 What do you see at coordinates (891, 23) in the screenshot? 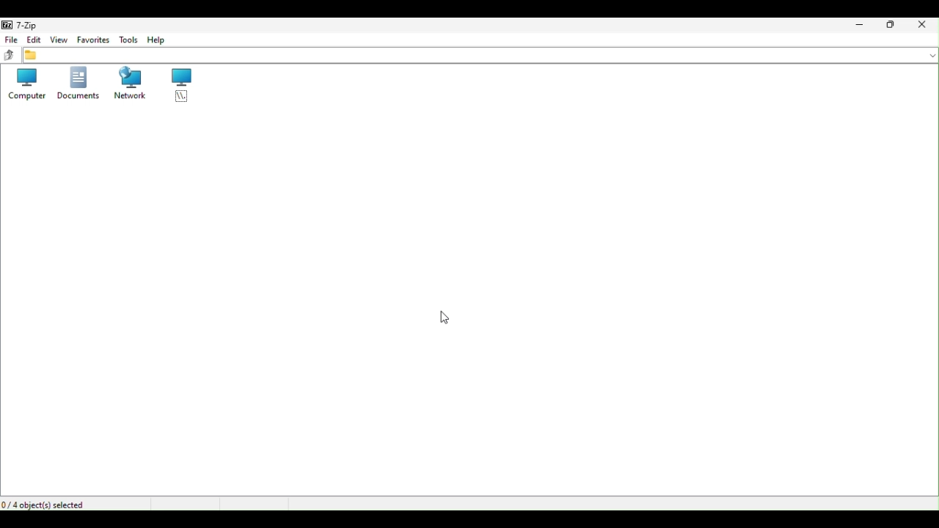
I see `Restore` at bounding box center [891, 23].